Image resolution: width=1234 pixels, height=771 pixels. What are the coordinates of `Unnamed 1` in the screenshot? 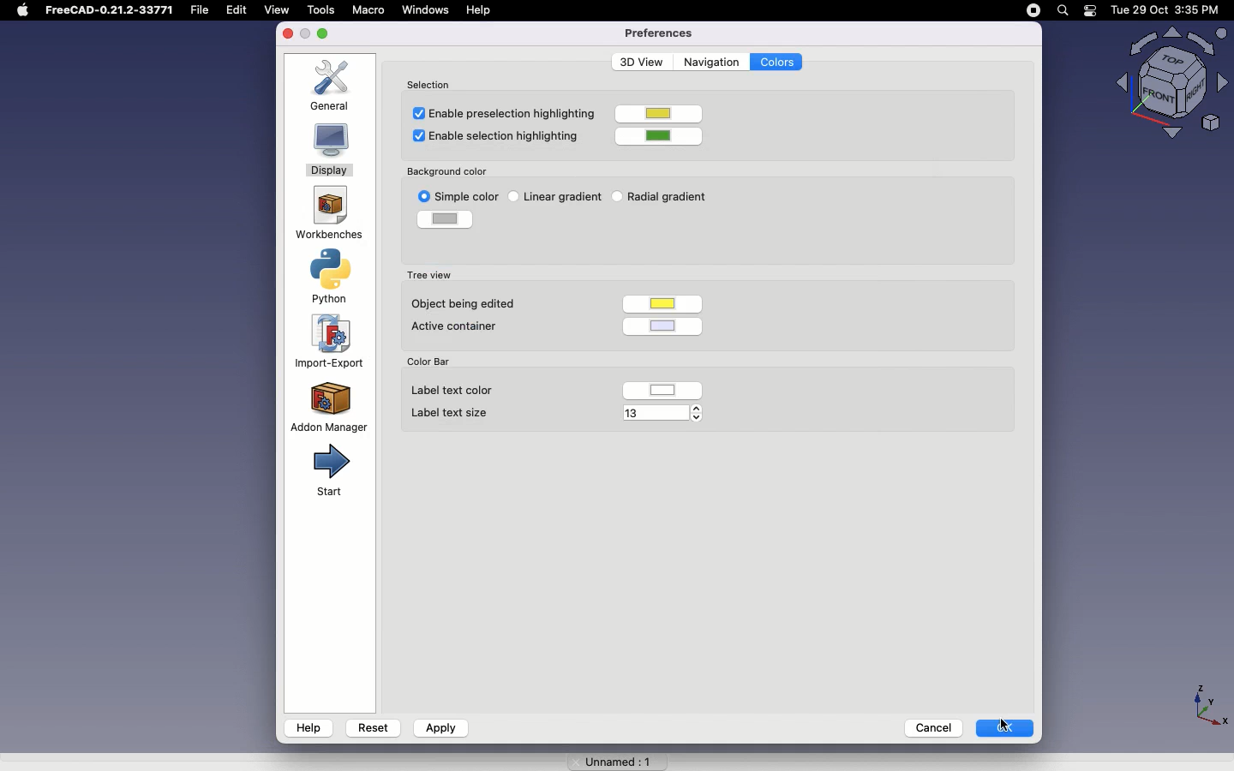 It's located at (611, 758).